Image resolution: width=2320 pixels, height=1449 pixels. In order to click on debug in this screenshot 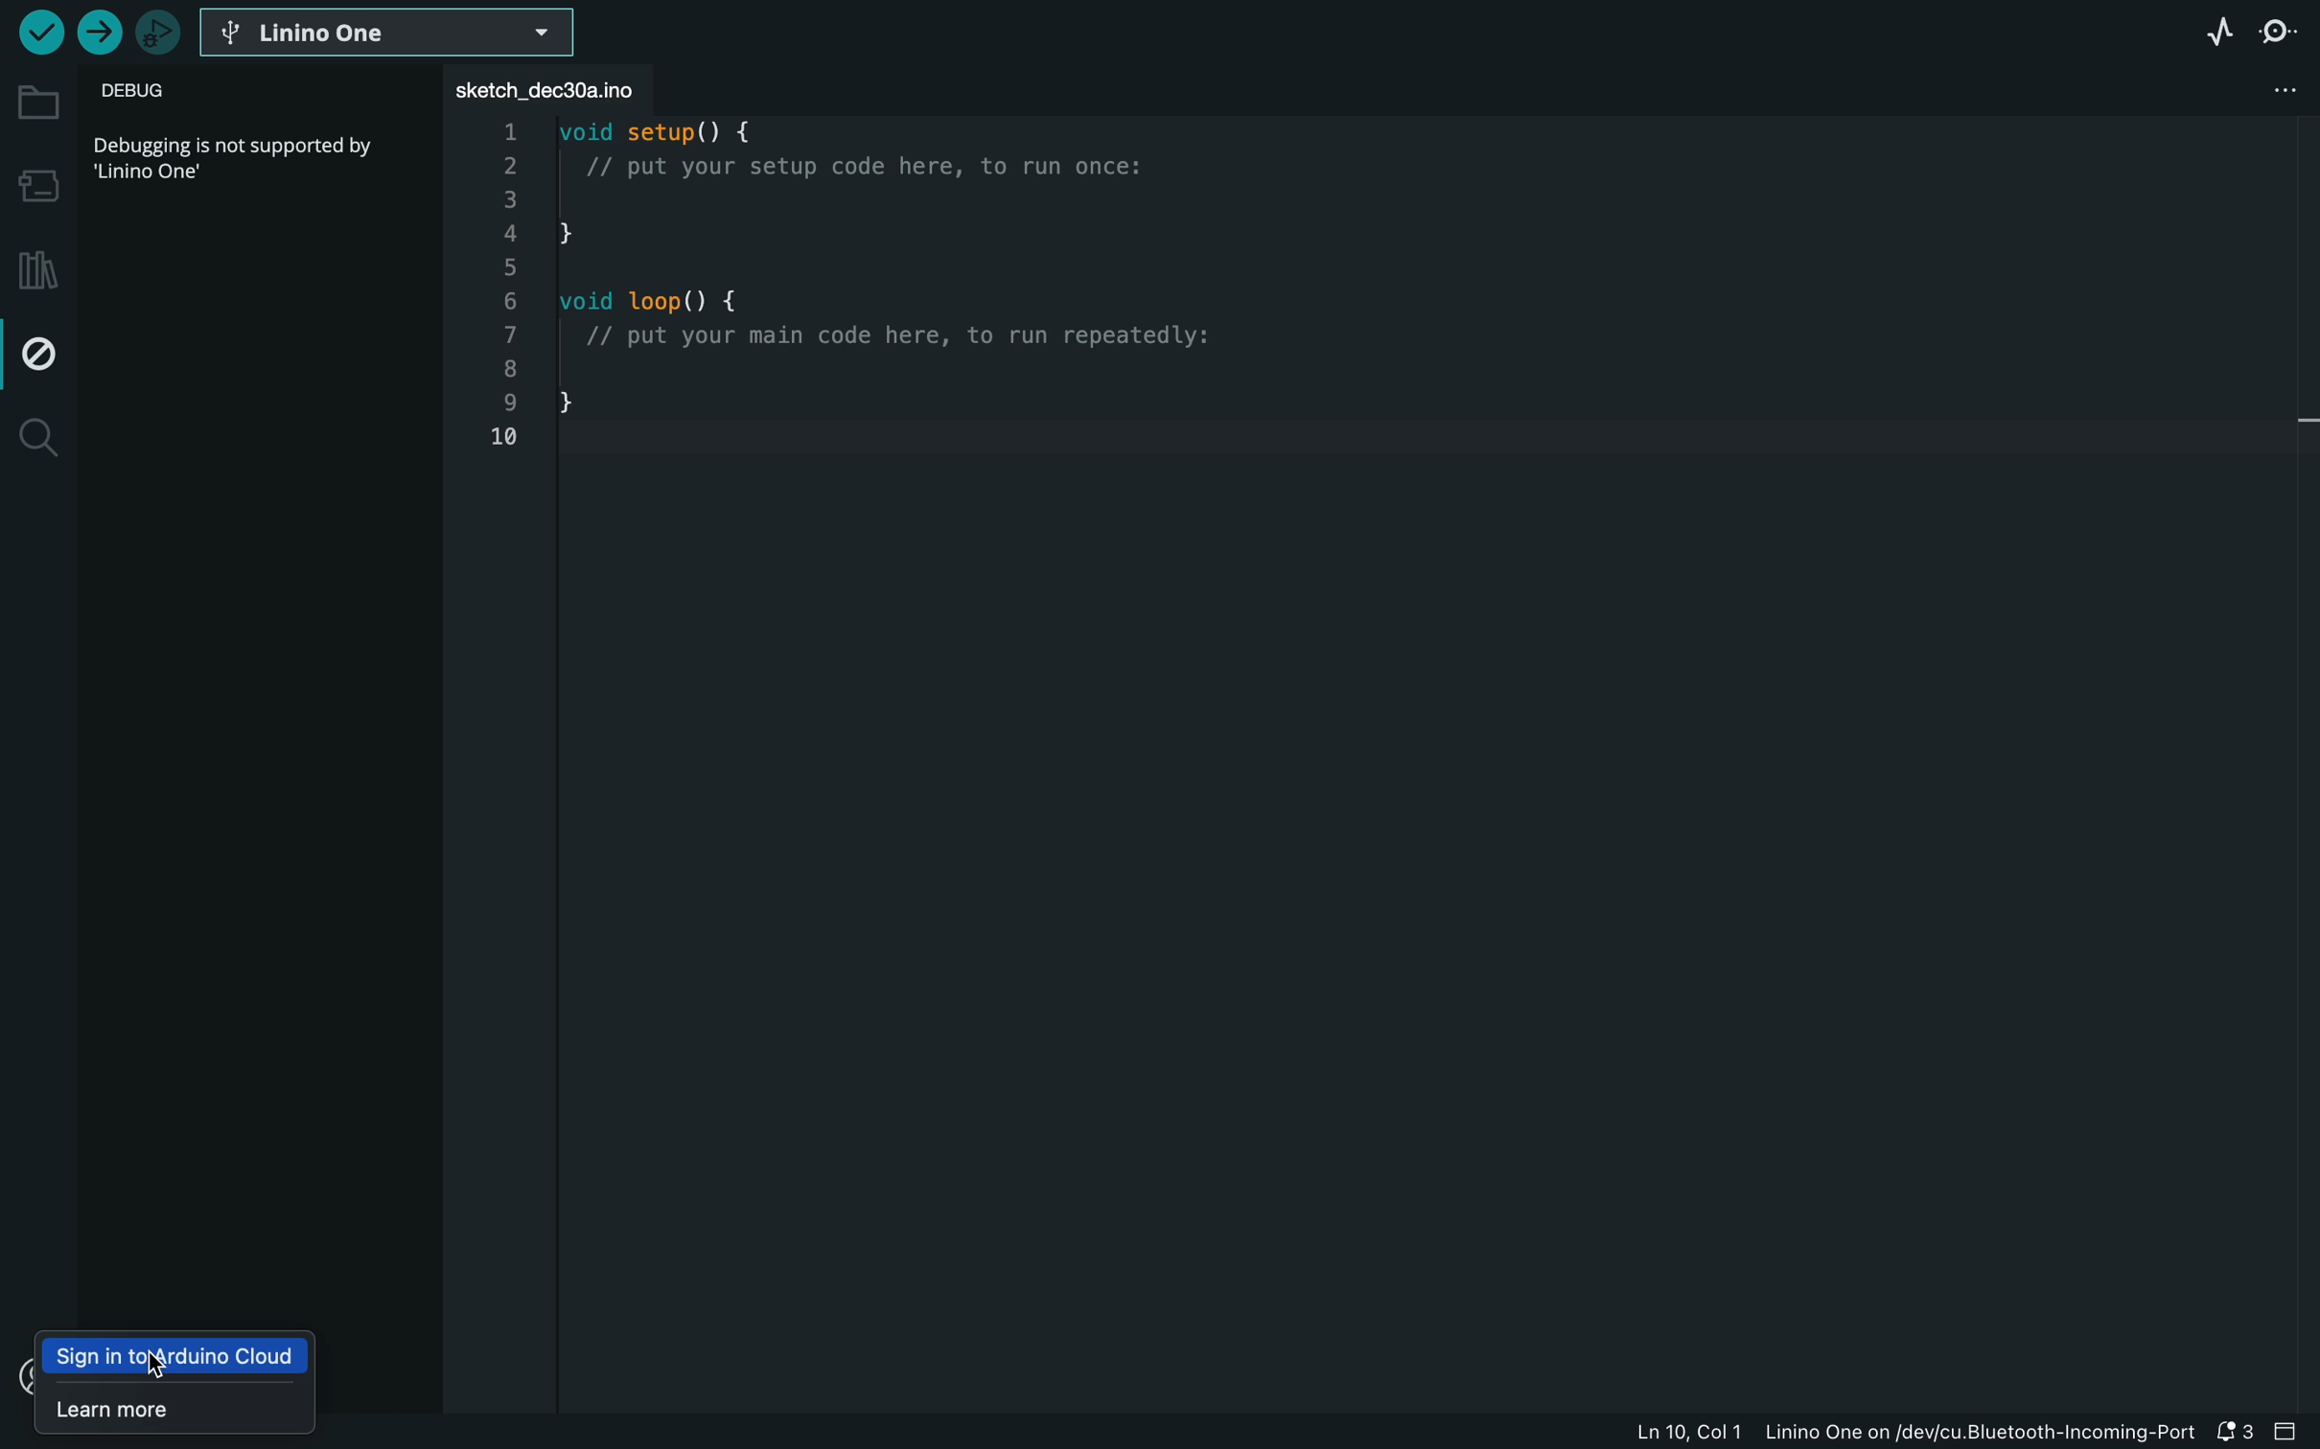, I will do `click(174, 94)`.